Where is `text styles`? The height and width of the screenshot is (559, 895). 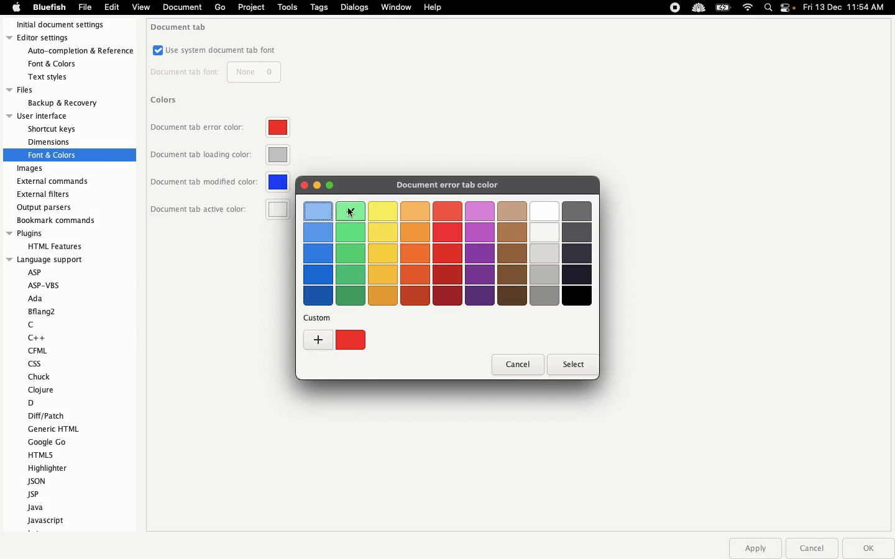
text styles is located at coordinates (56, 77).